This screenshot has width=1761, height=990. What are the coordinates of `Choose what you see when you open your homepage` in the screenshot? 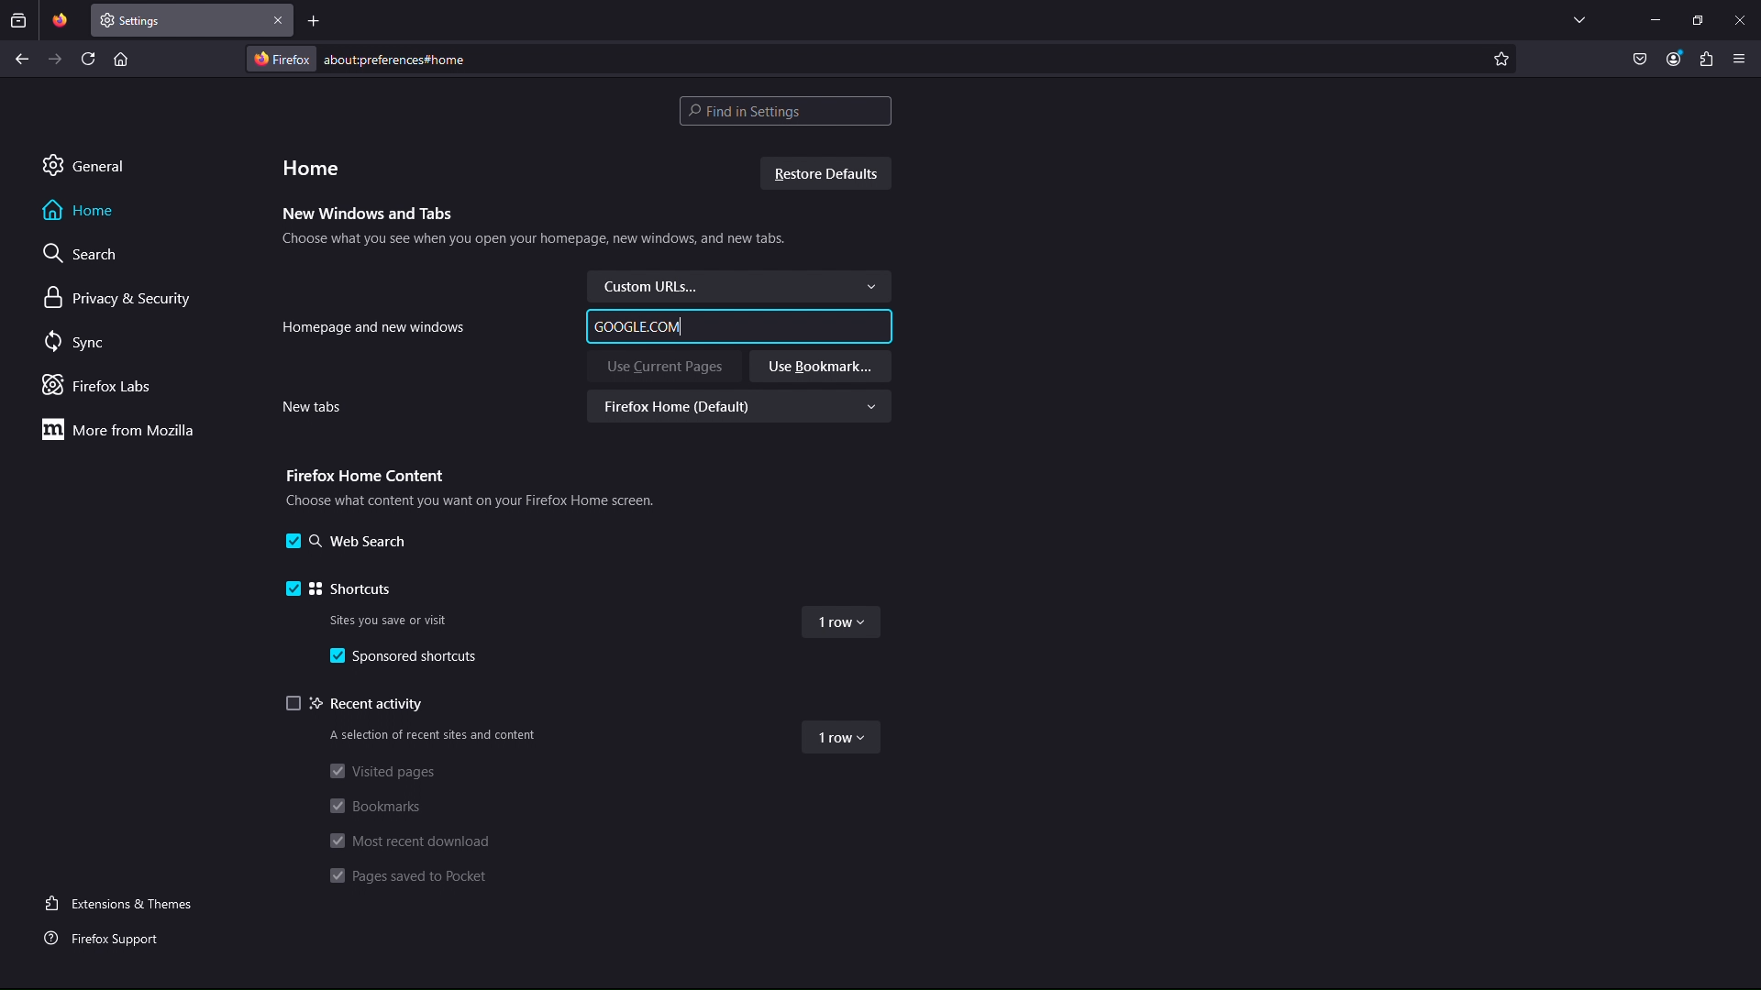 It's located at (534, 242).